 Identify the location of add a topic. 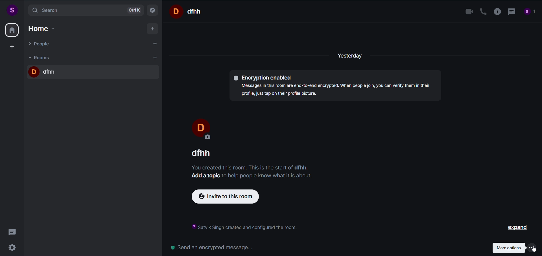
(205, 177).